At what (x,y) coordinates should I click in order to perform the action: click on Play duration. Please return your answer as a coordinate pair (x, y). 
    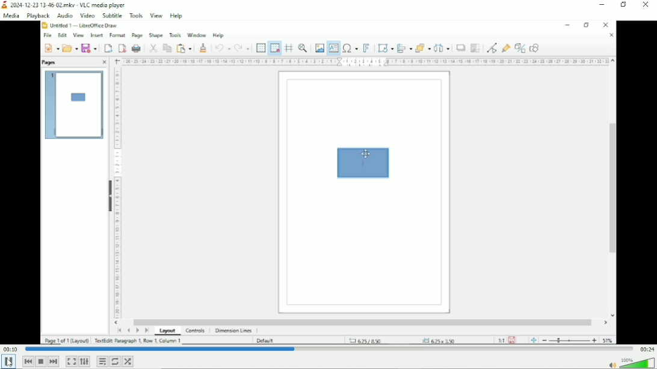
    Looking at the image, I should click on (329, 349).